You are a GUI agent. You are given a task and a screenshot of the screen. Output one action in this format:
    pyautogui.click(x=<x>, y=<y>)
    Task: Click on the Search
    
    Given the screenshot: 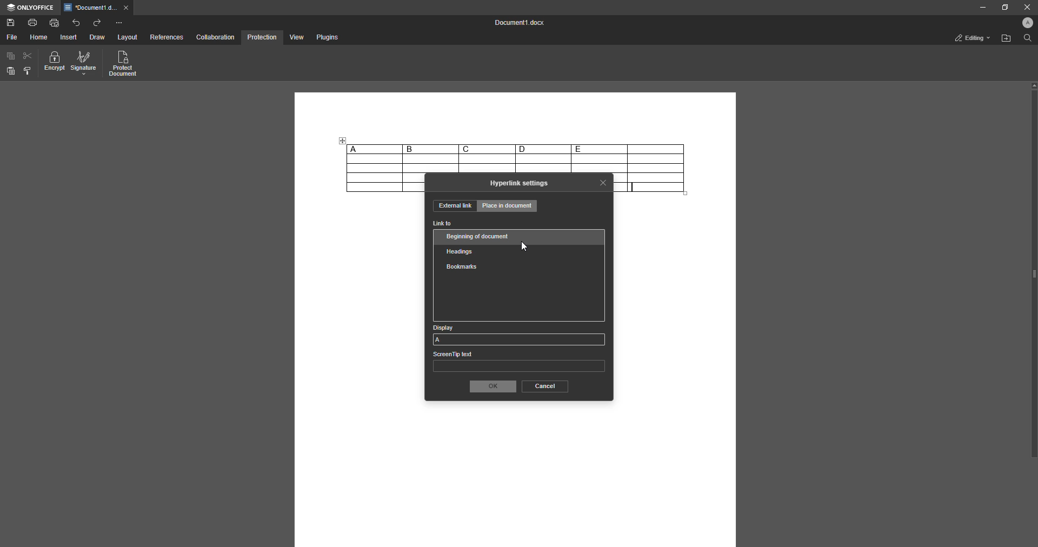 What is the action you would take?
    pyautogui.click(x=1026, y=39)
    